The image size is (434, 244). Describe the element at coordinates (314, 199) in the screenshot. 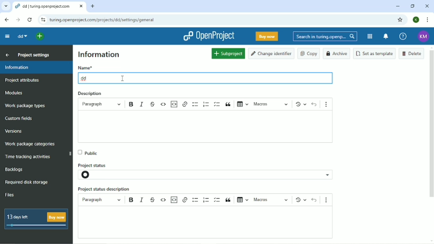

I see `undo` at that location.